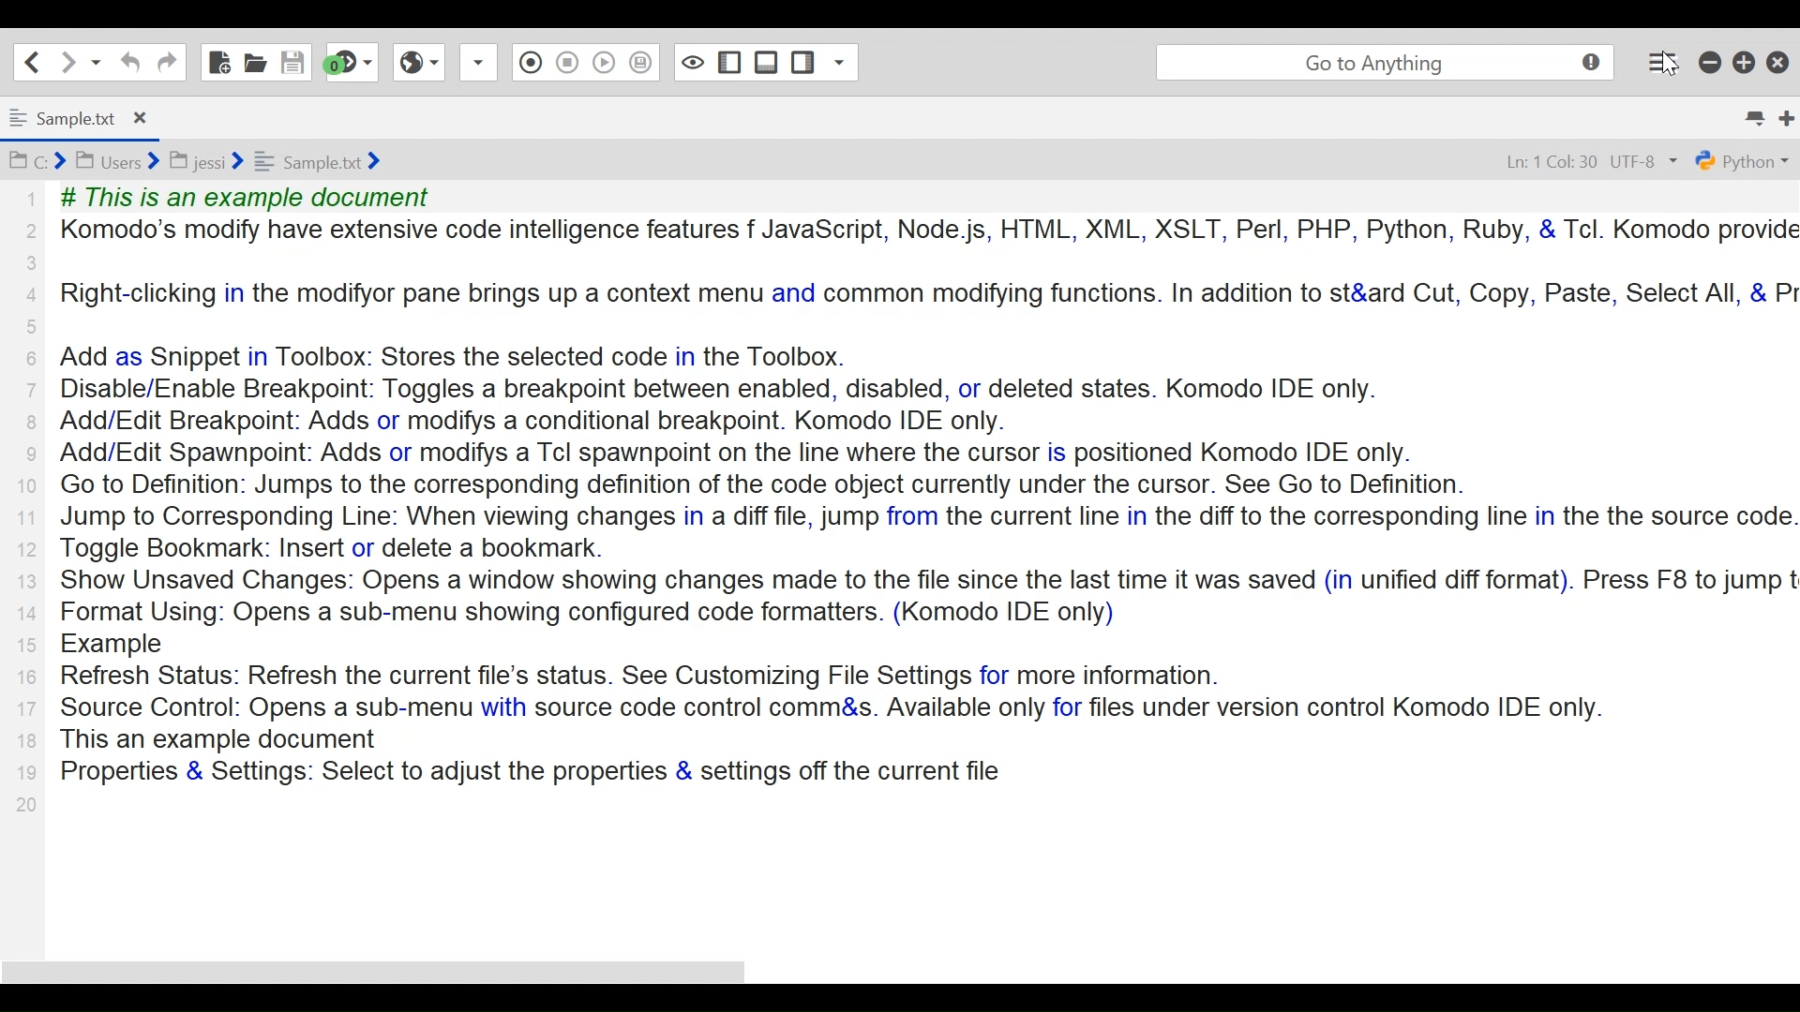 The width and height of the screenshot is (1800, 1012). What do you see at coordinates (727, 62) in the screenshot?
I see `Show/Hide bottom Pane` at bounding box center [727, 62].